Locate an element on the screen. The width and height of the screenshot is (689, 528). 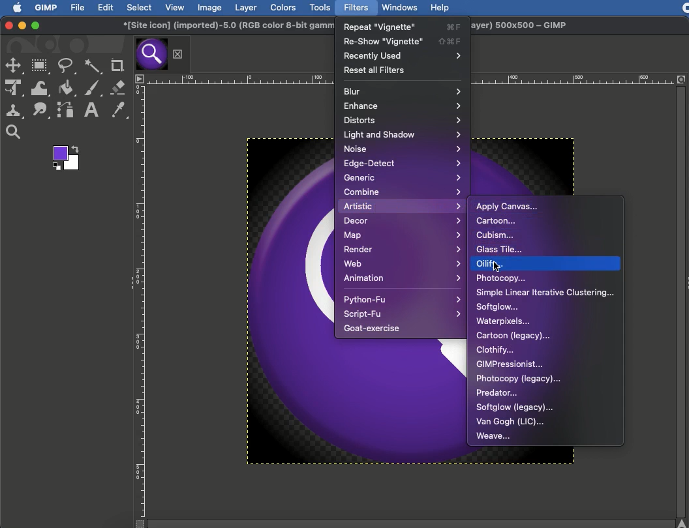
Tools is located at coordinates (320, 8).